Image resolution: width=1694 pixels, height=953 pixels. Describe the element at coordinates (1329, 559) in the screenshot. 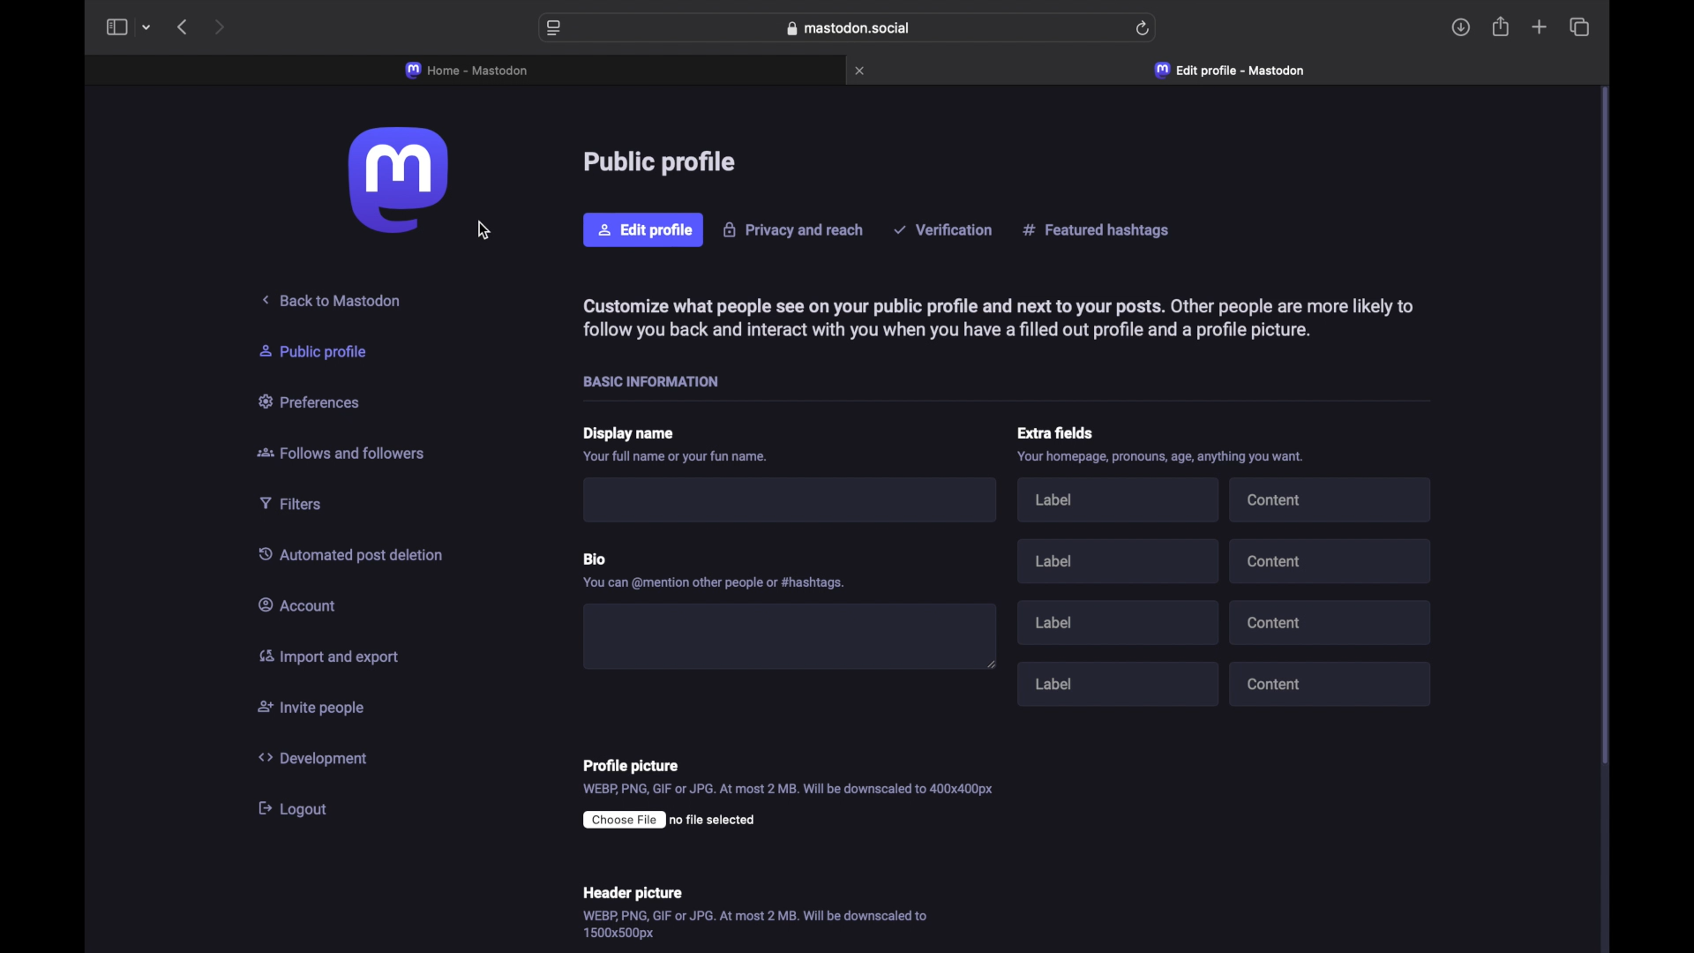

I see `content` at that location.